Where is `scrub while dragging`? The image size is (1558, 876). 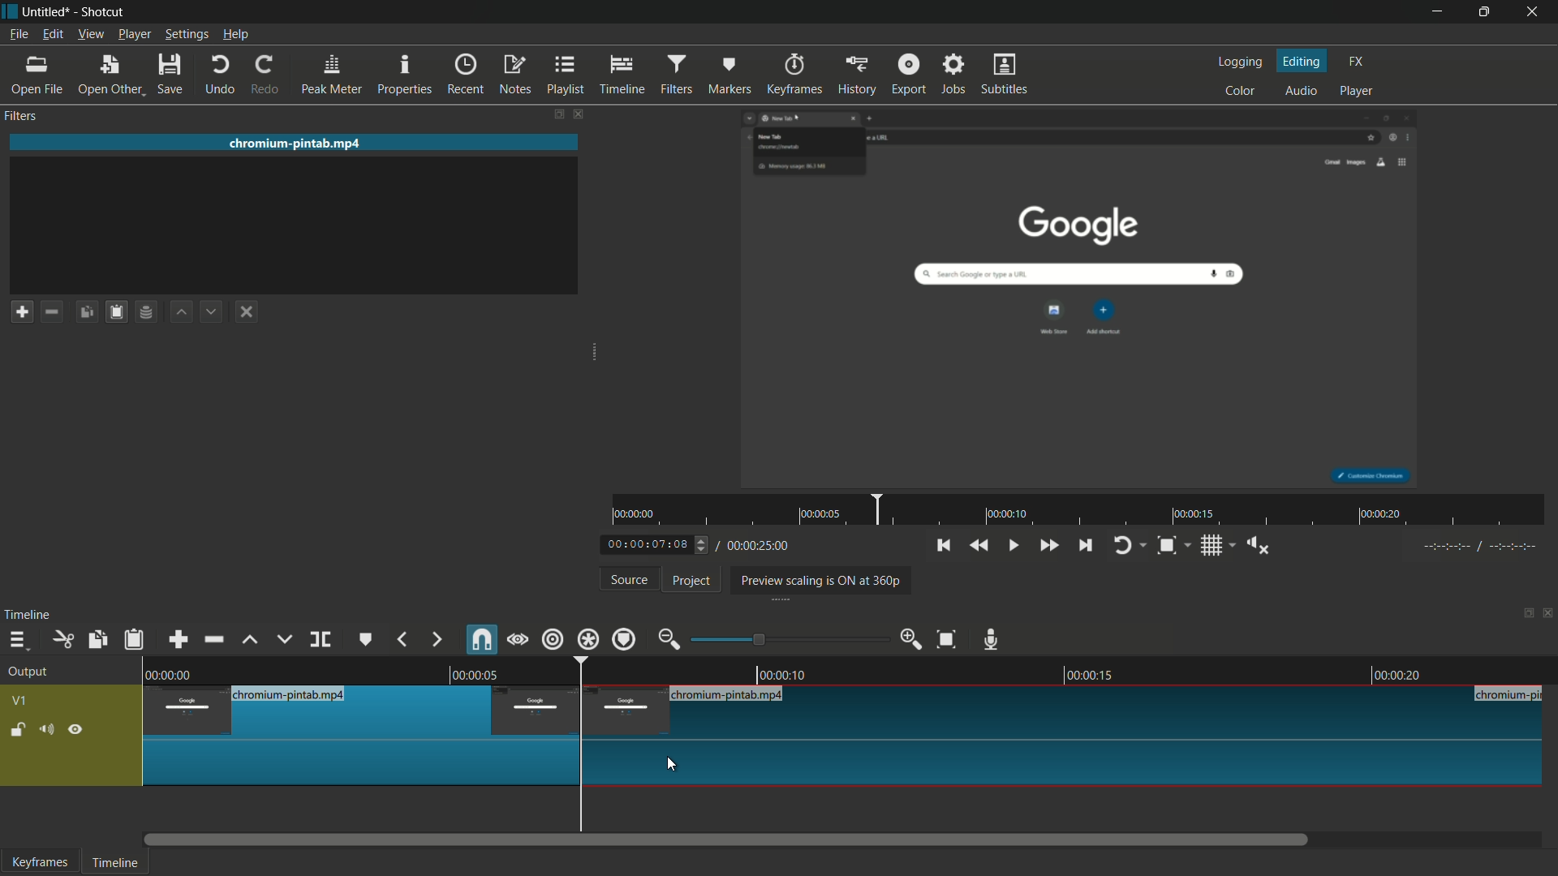
scrub while dragging is located at coordinates (519, 642).